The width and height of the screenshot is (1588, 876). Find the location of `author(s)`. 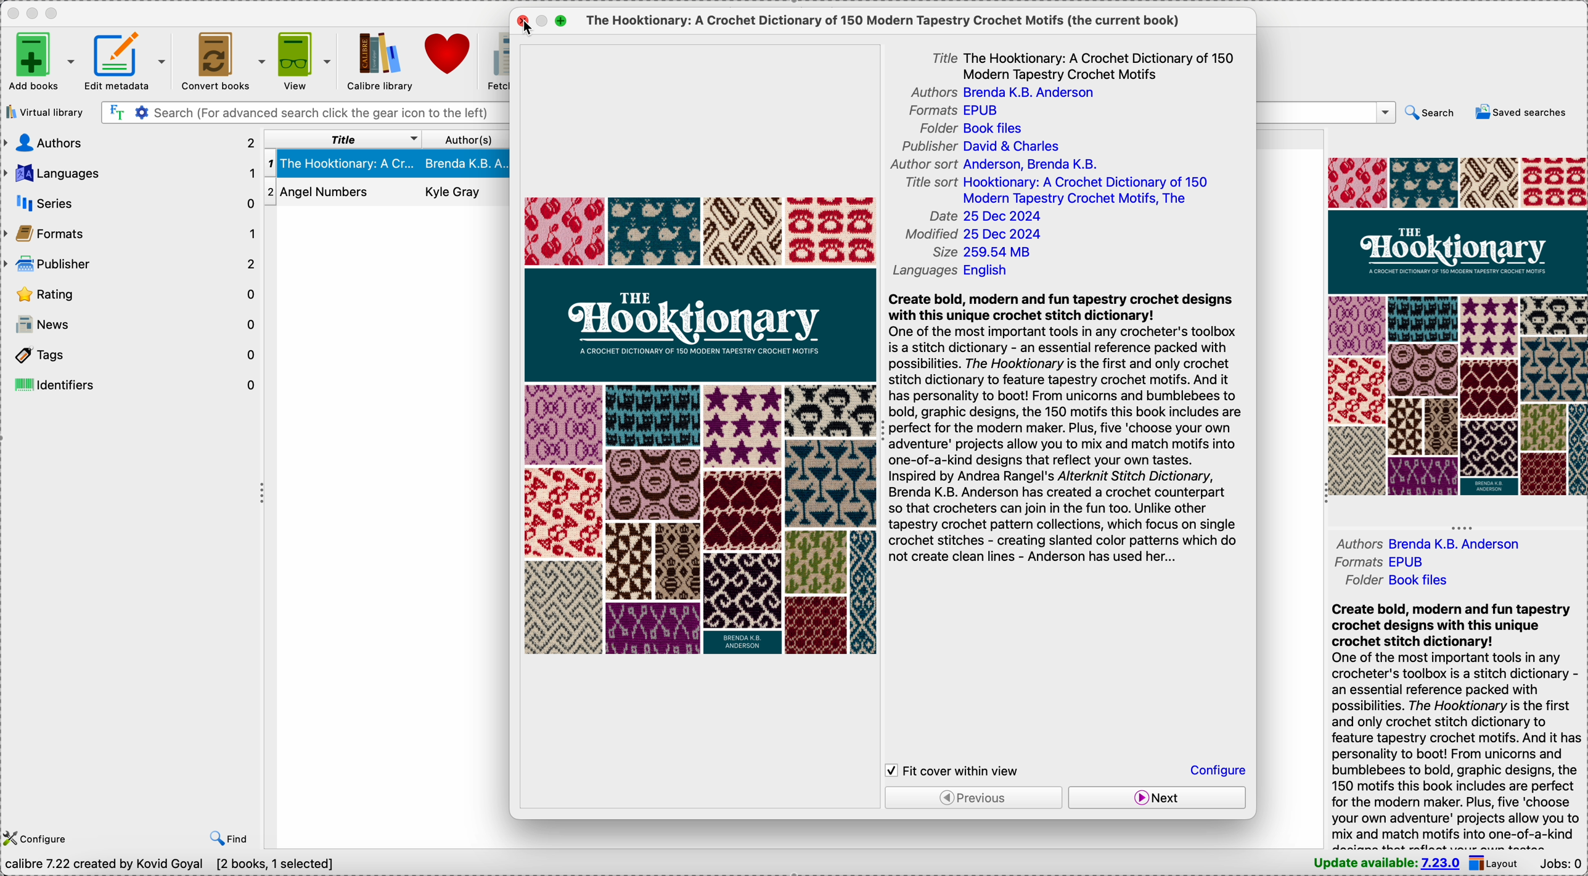

author(s) is located at coordinates (467, 139).